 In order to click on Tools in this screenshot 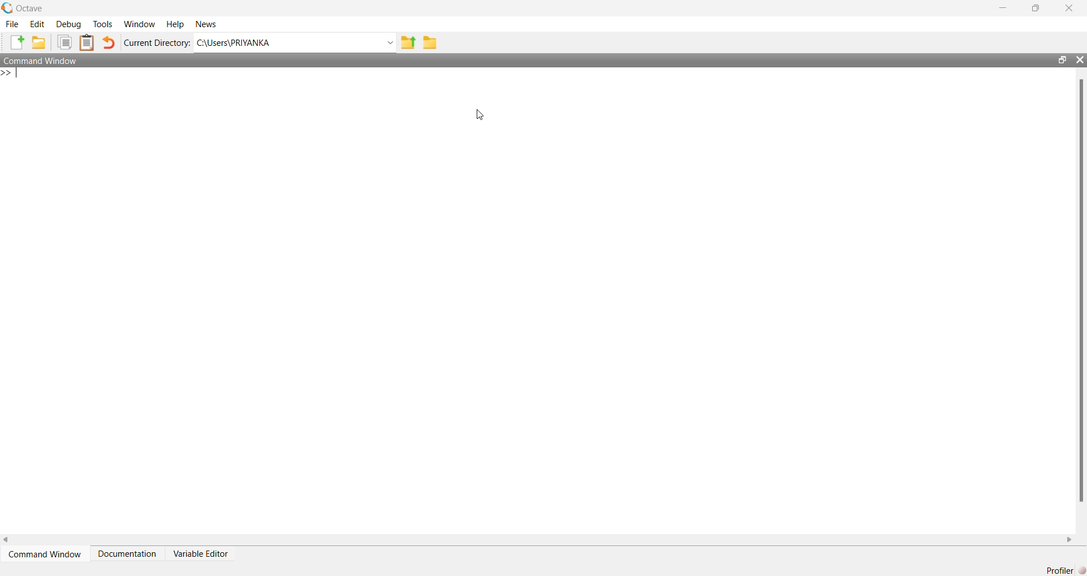, I will do `click(103, 24)`.